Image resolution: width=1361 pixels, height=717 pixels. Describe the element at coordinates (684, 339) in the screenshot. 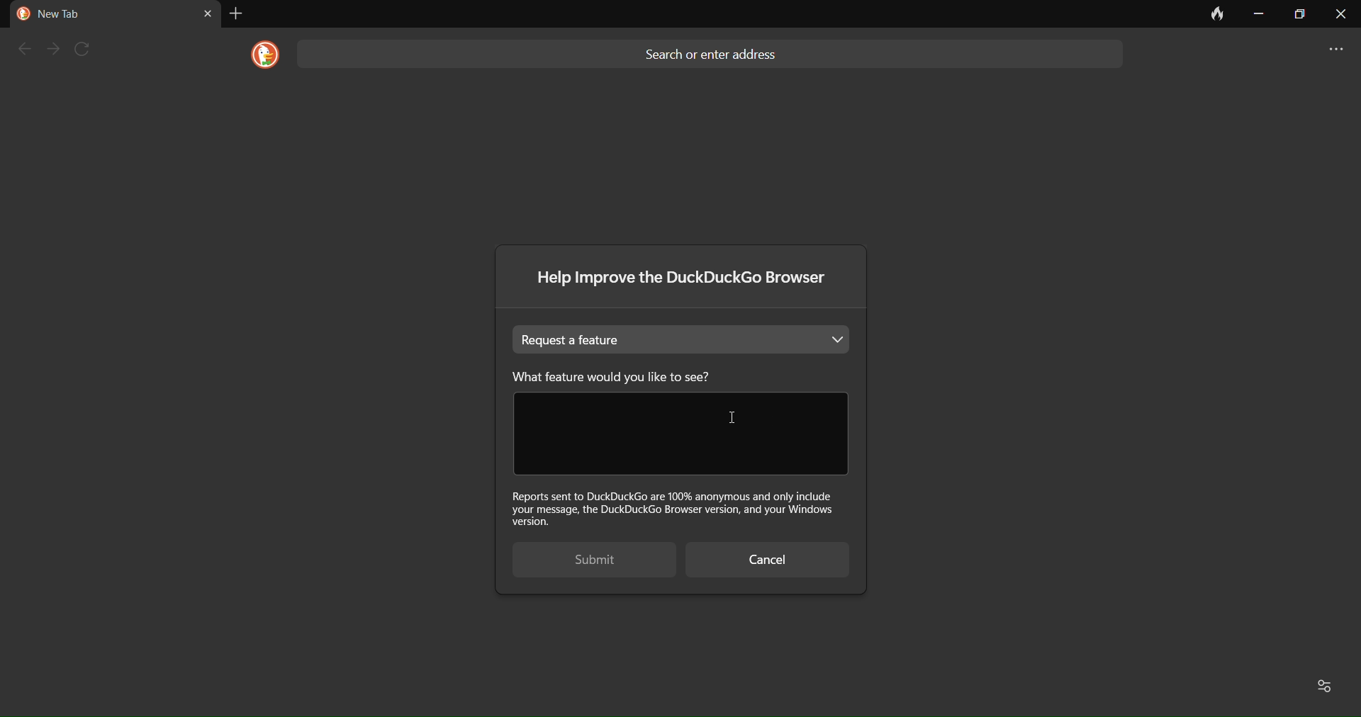

I see `request a feature ` at that location.